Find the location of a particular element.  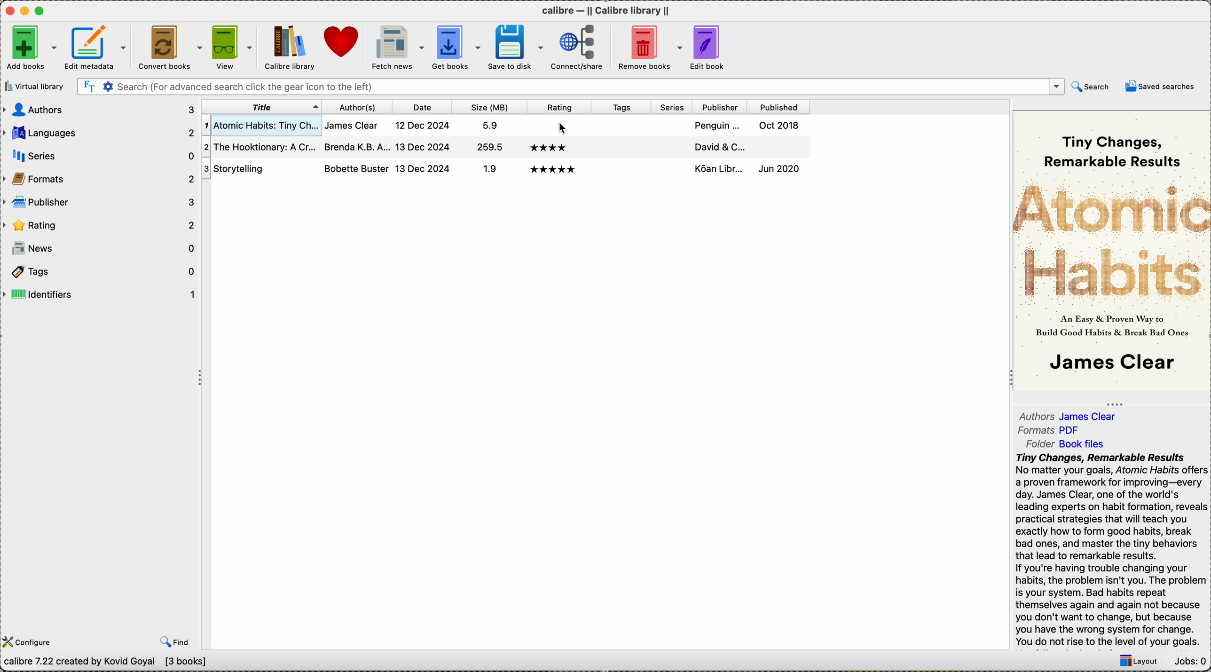

fetch news is located at coordinates (397, 47).